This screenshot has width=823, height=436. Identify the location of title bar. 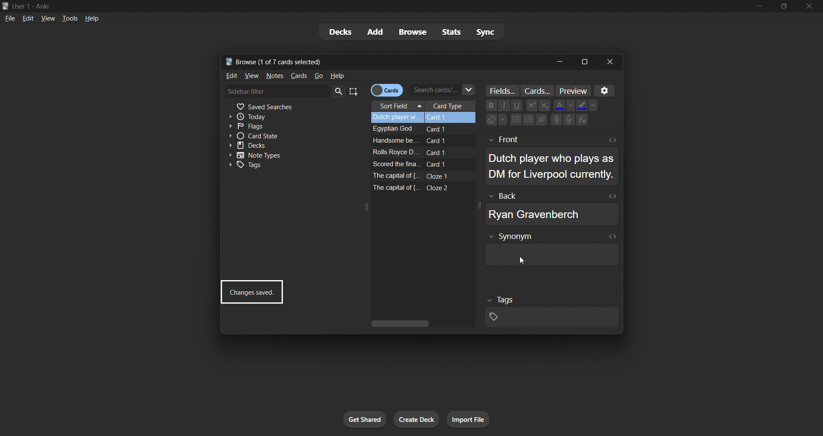
(385, 61).